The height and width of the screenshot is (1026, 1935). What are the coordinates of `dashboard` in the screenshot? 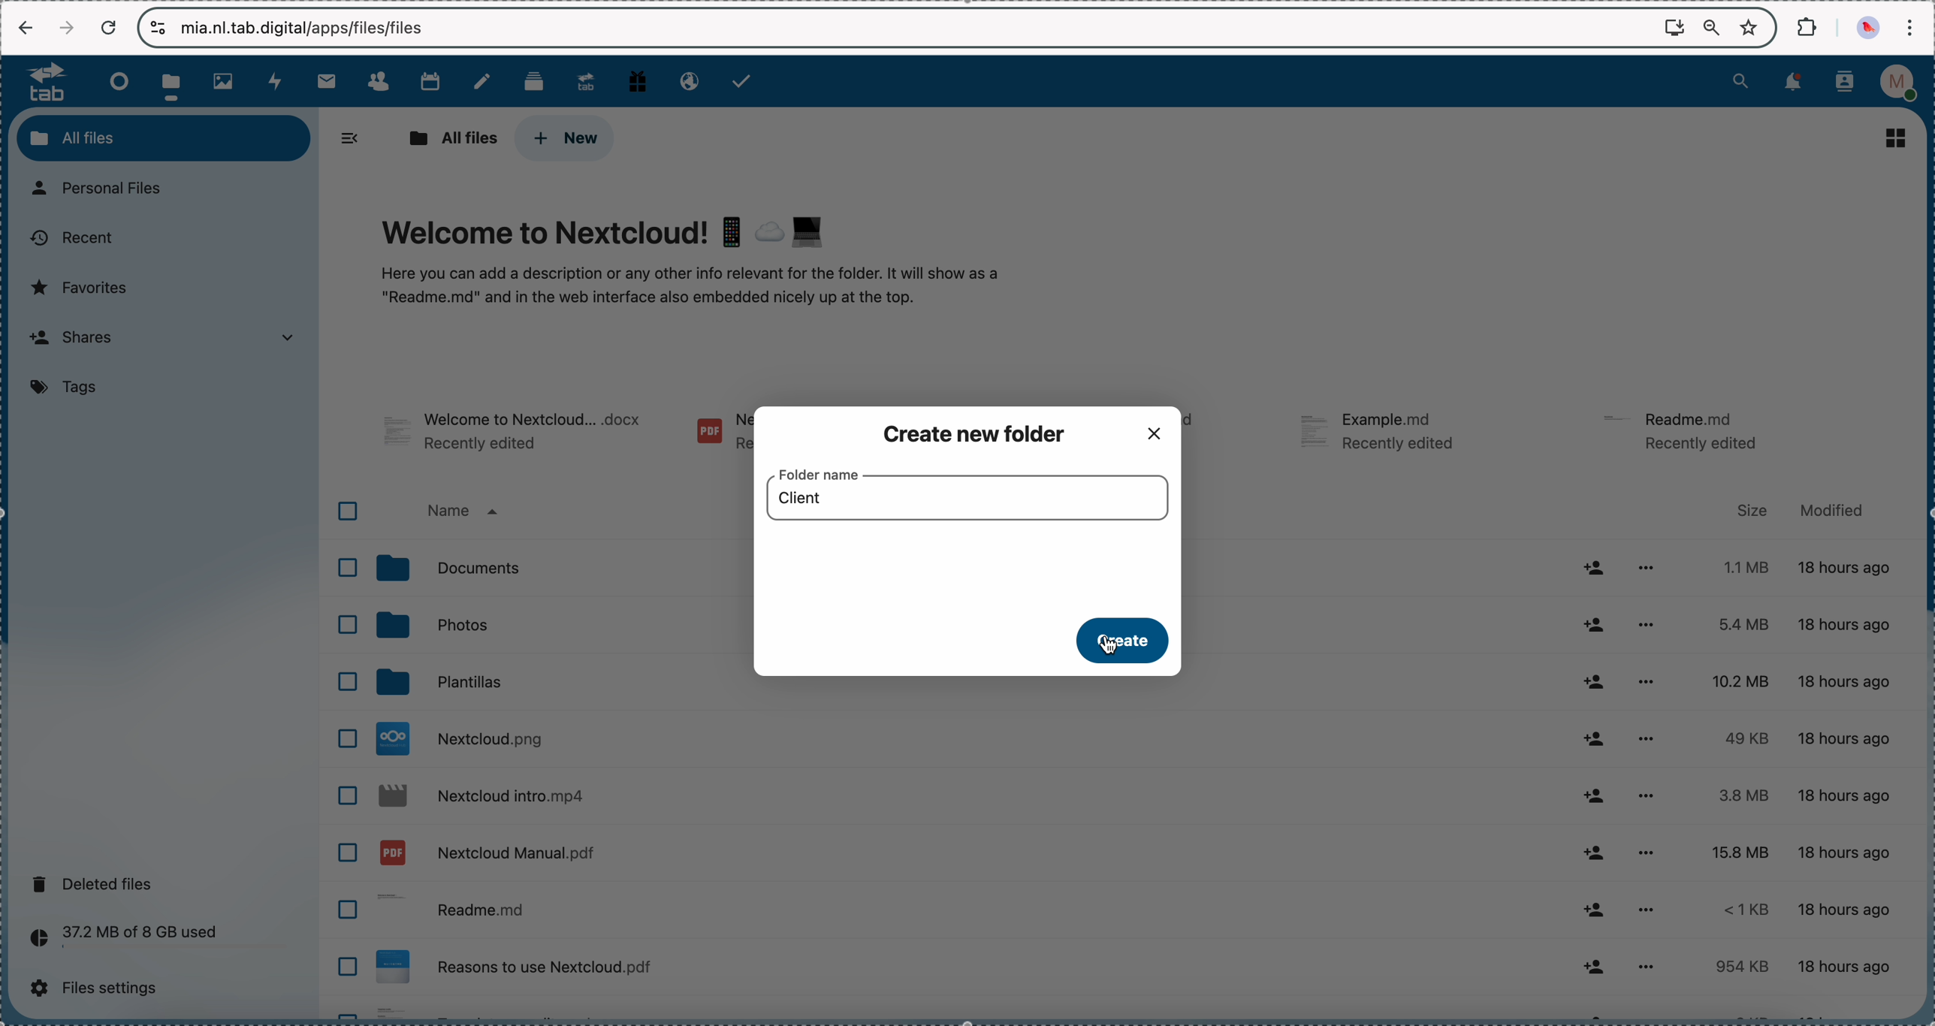 It's located at (115, 81).